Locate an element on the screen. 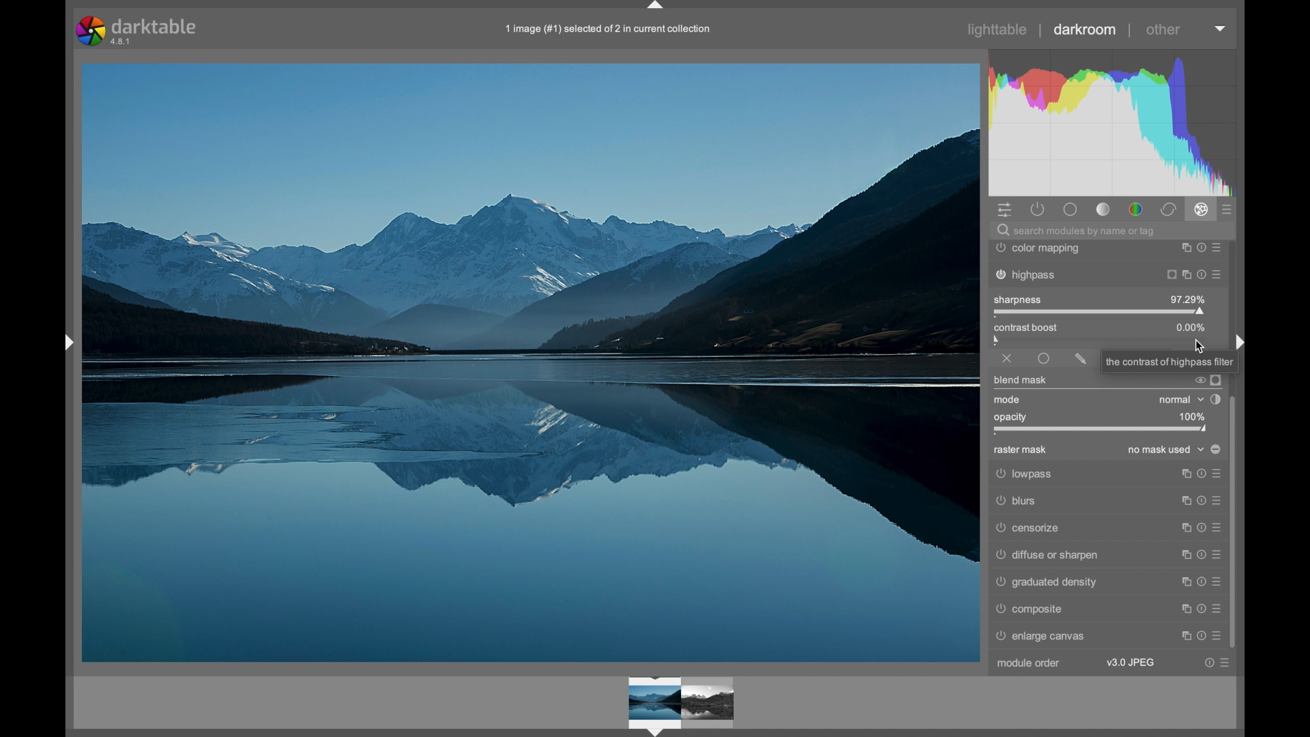  dropdown is located at coordinates (1221, 29).